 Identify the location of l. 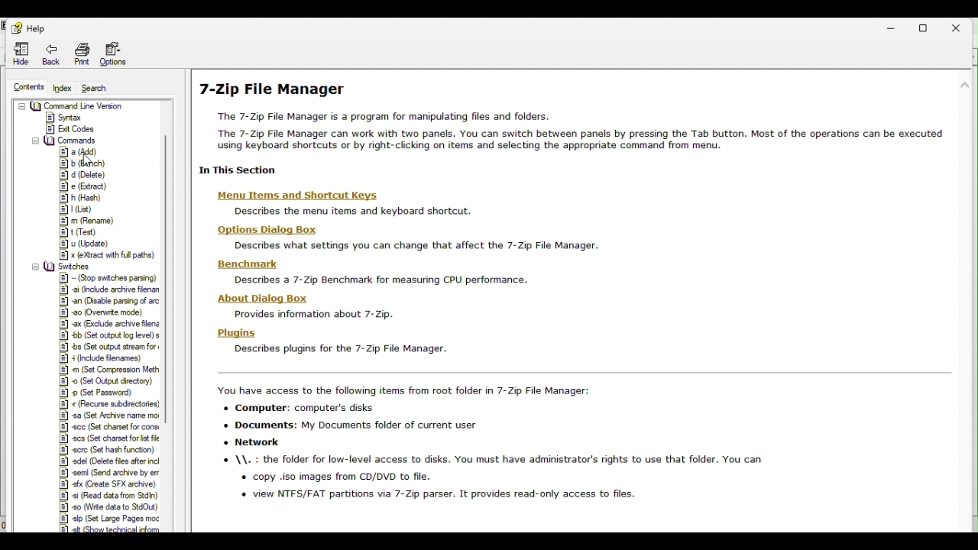
(79, 209).